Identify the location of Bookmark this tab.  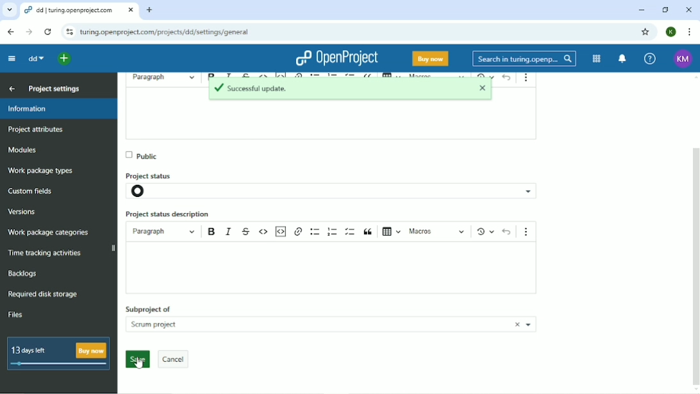
(646, 32).